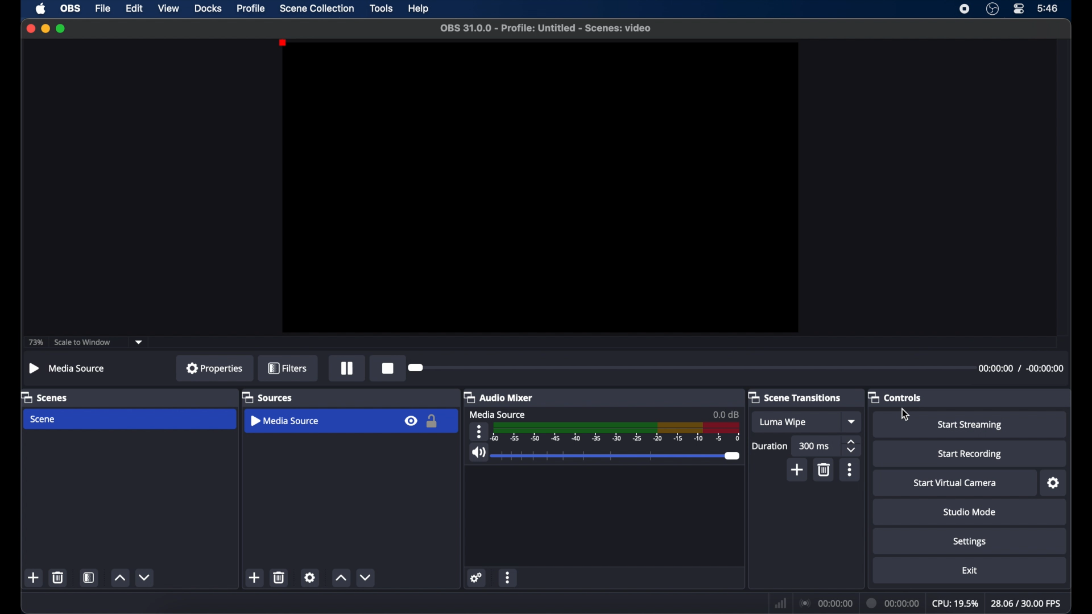 This screenshot has width=1092, height=614. I want to click on time, so click(1047, 7).